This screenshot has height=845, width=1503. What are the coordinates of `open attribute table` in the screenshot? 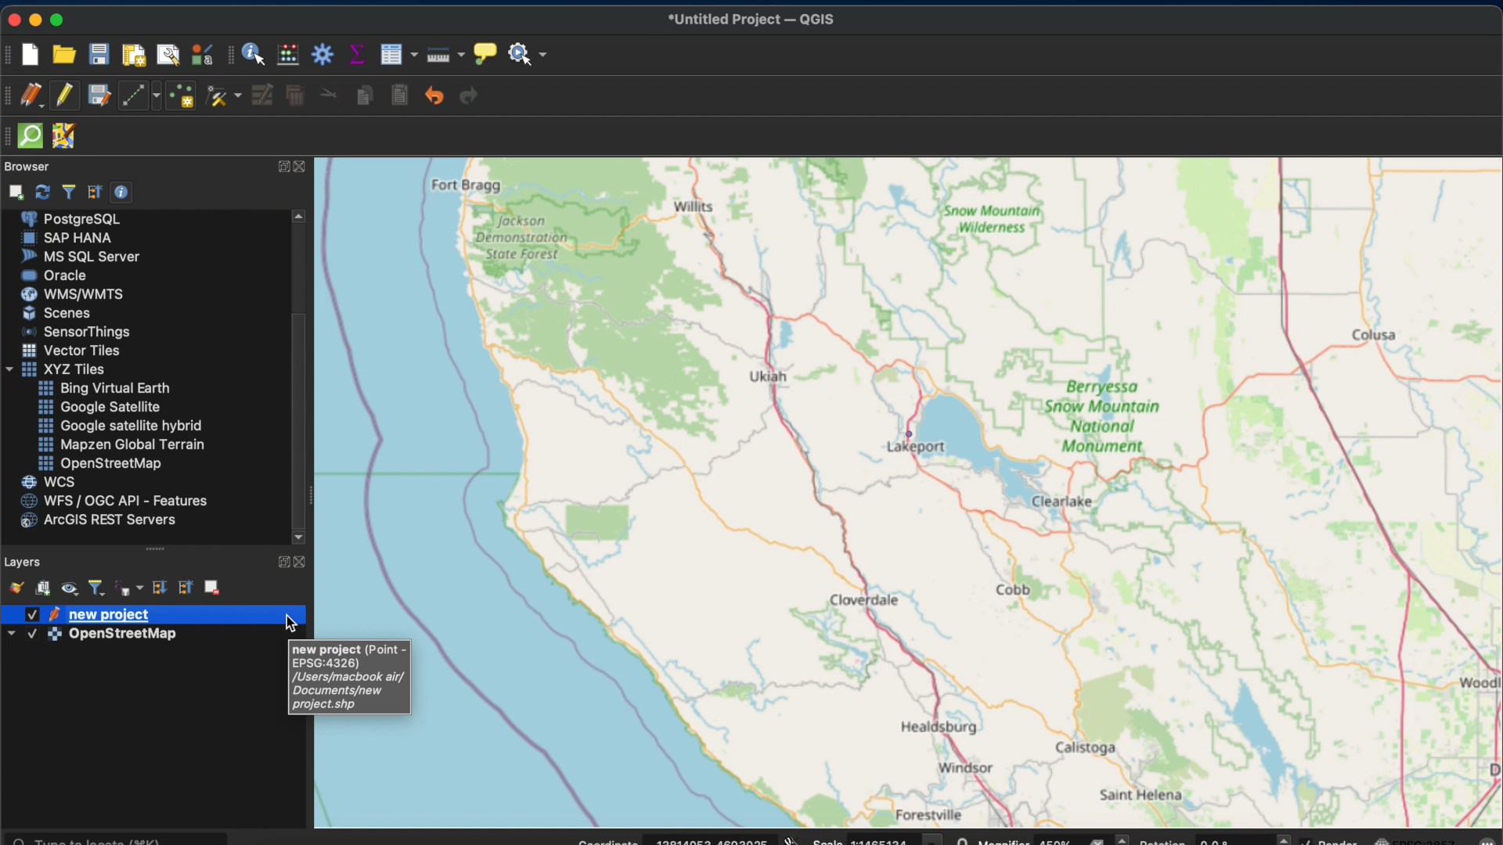 It's located at (398, 54).